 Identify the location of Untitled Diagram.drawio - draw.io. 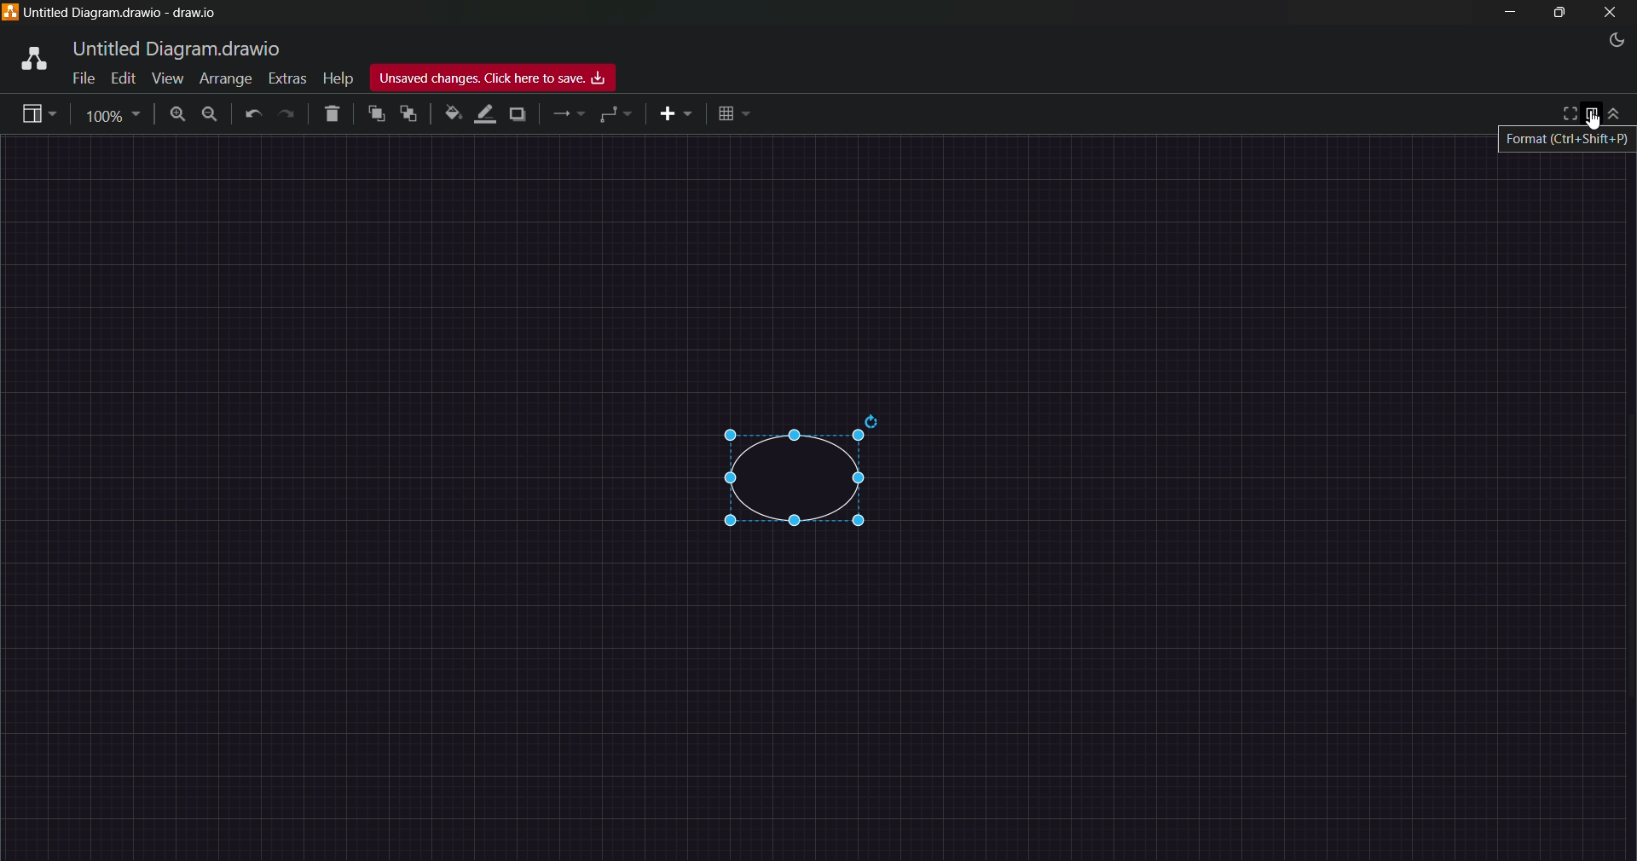
(124, 13).